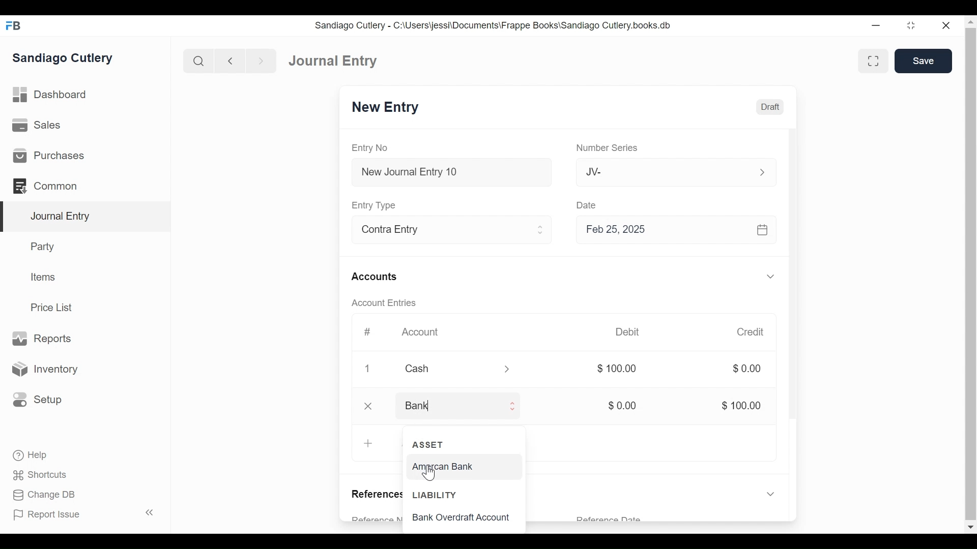 This screenshot has height=549, width=977. I want to click on Number Series, so click(607, 148).